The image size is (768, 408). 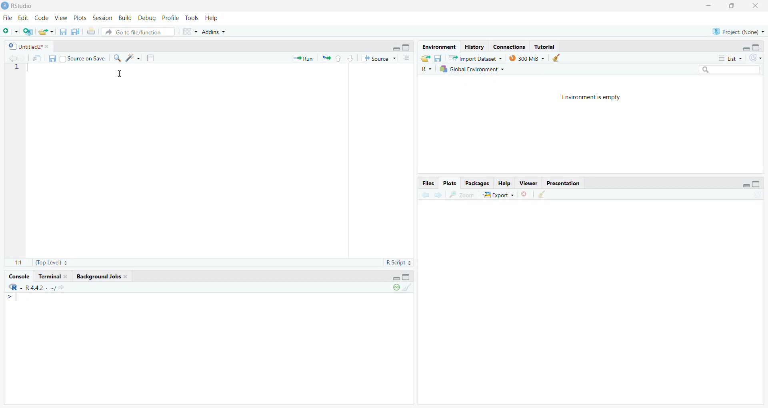 What do you see at coordinates (90, 31) in the screenshot?
I see `print the current file` at bounding box center [90, 31].